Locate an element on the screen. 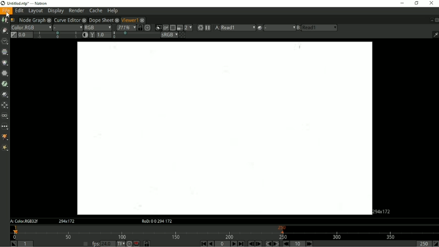  Project is located at coordinates (223, 128).